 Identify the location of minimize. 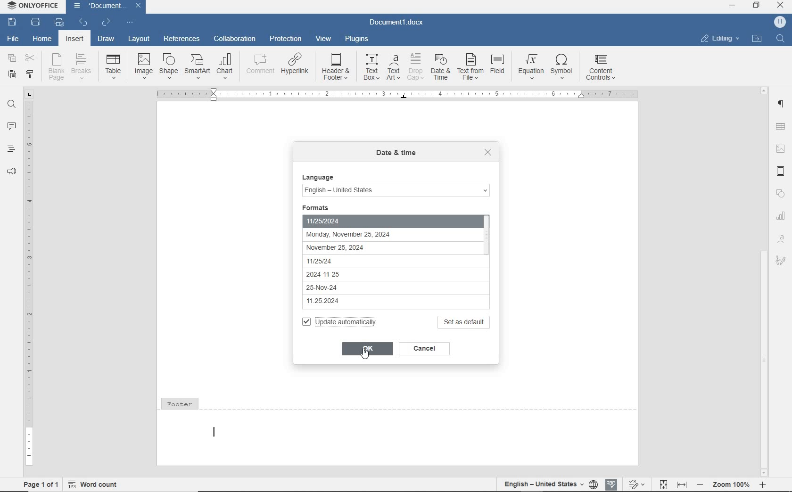
(732, 6).